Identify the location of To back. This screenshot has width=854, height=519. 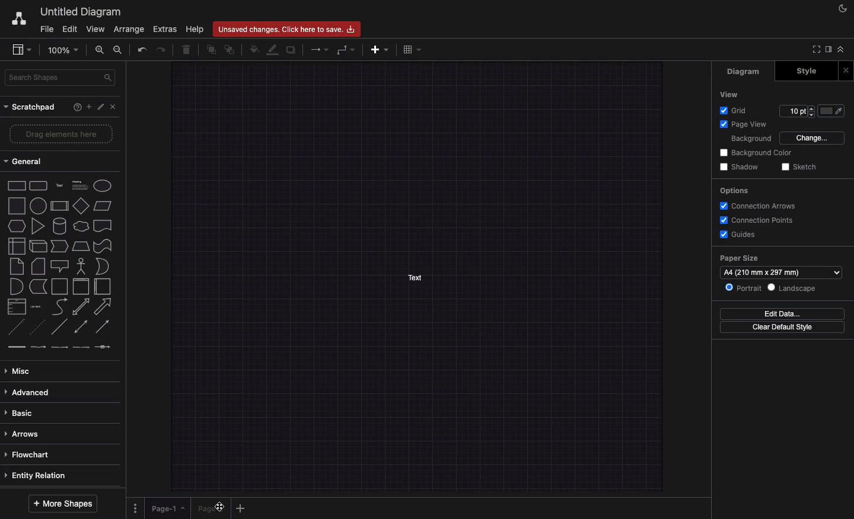
(230, 50).